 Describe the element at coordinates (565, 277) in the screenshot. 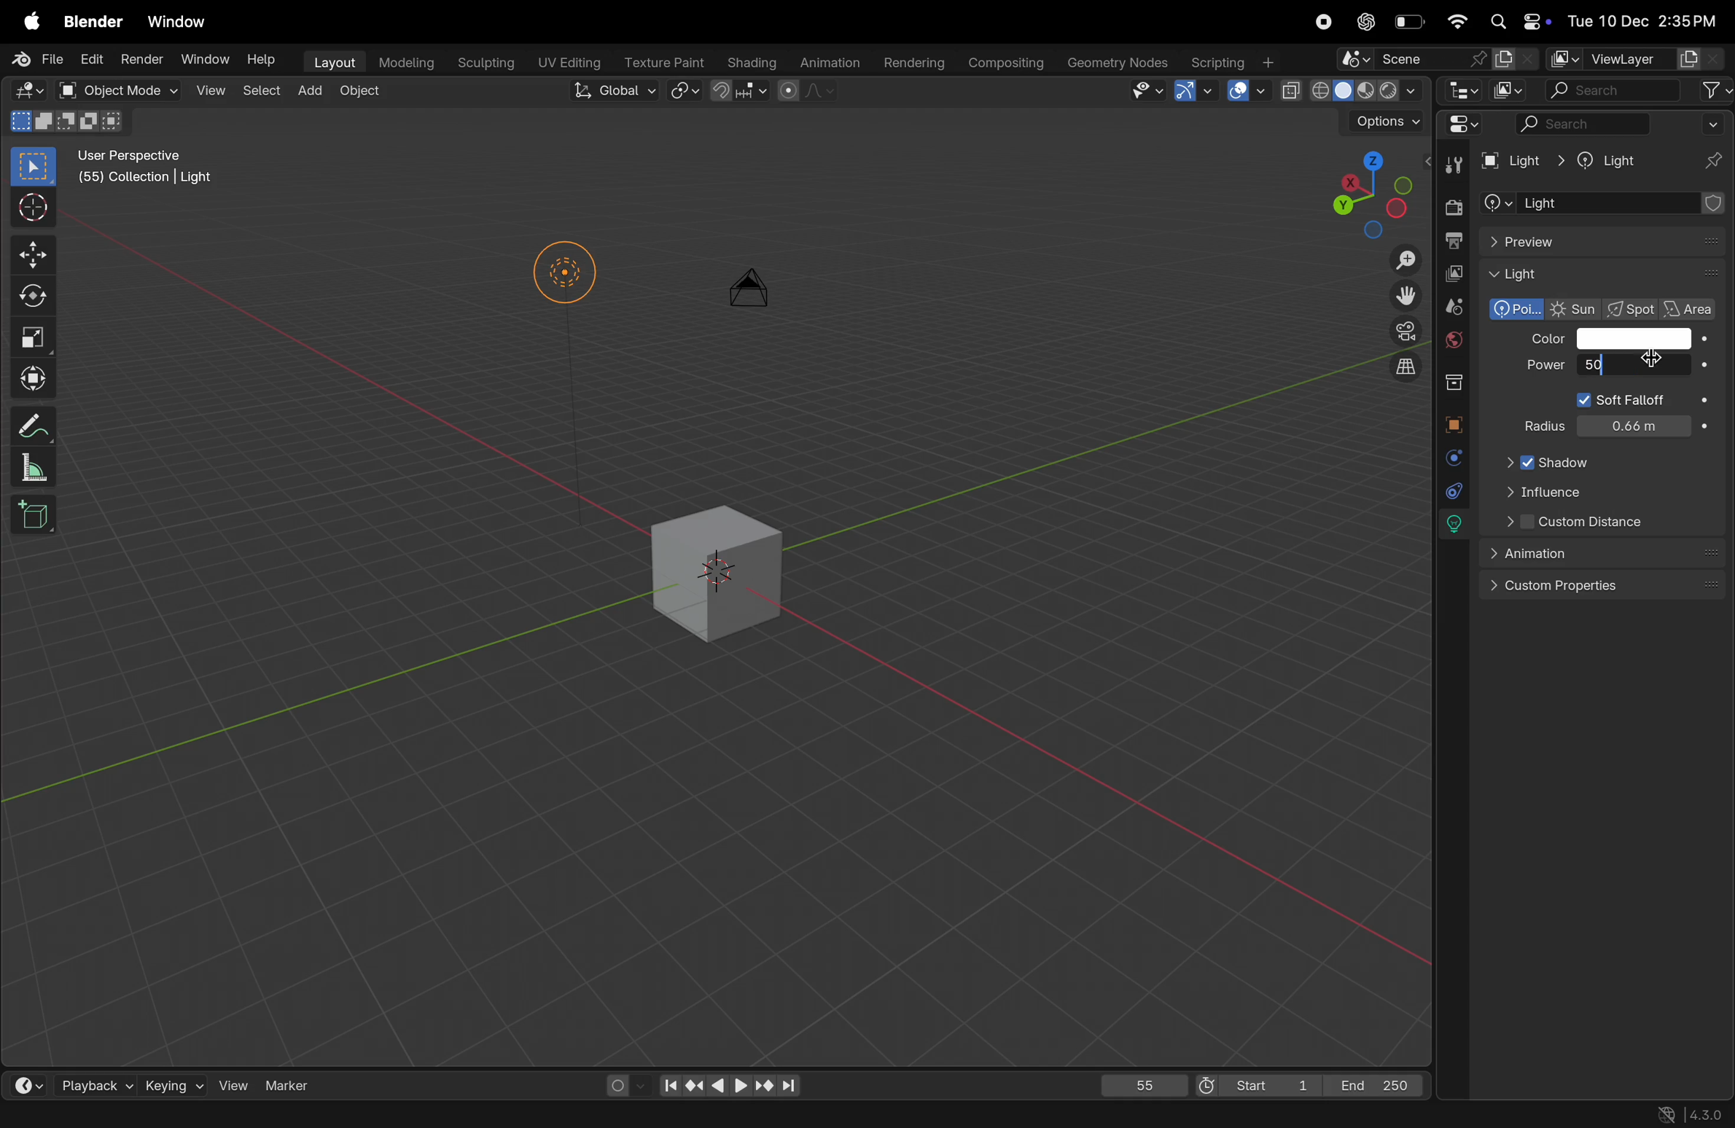

I see `Lights` at that location.